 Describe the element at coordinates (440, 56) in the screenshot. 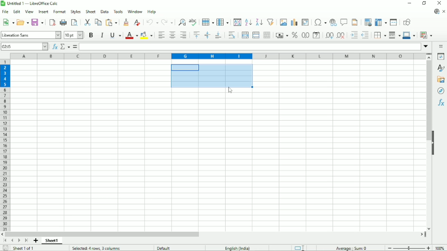

I see `Properties` at that location.